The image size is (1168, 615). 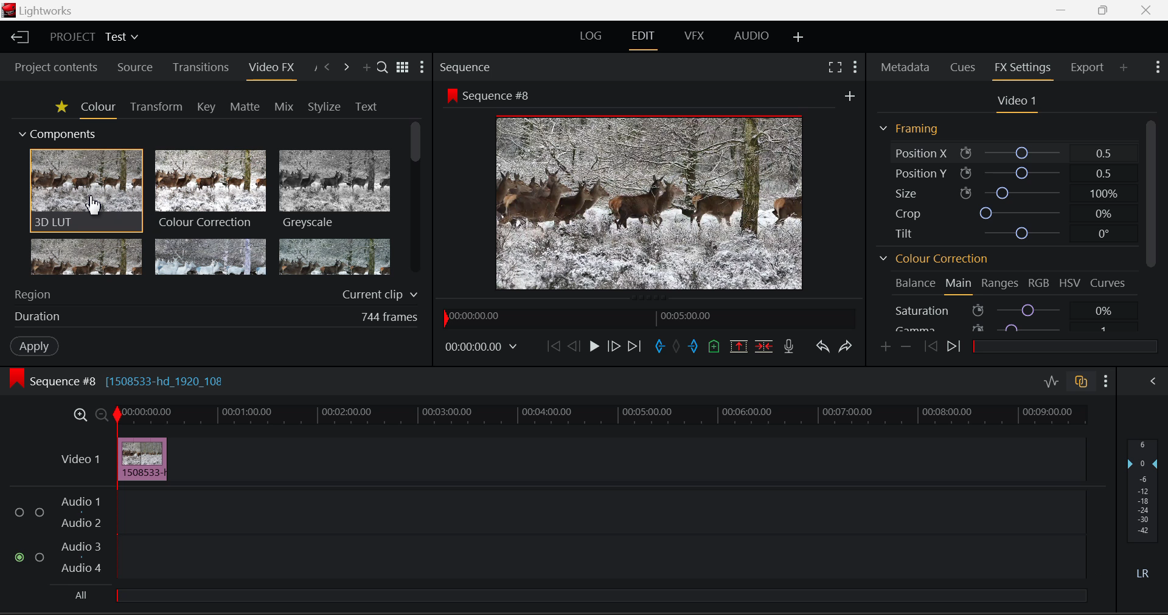 I want to click on Remove Marked Section, so click(x=737, y=346).